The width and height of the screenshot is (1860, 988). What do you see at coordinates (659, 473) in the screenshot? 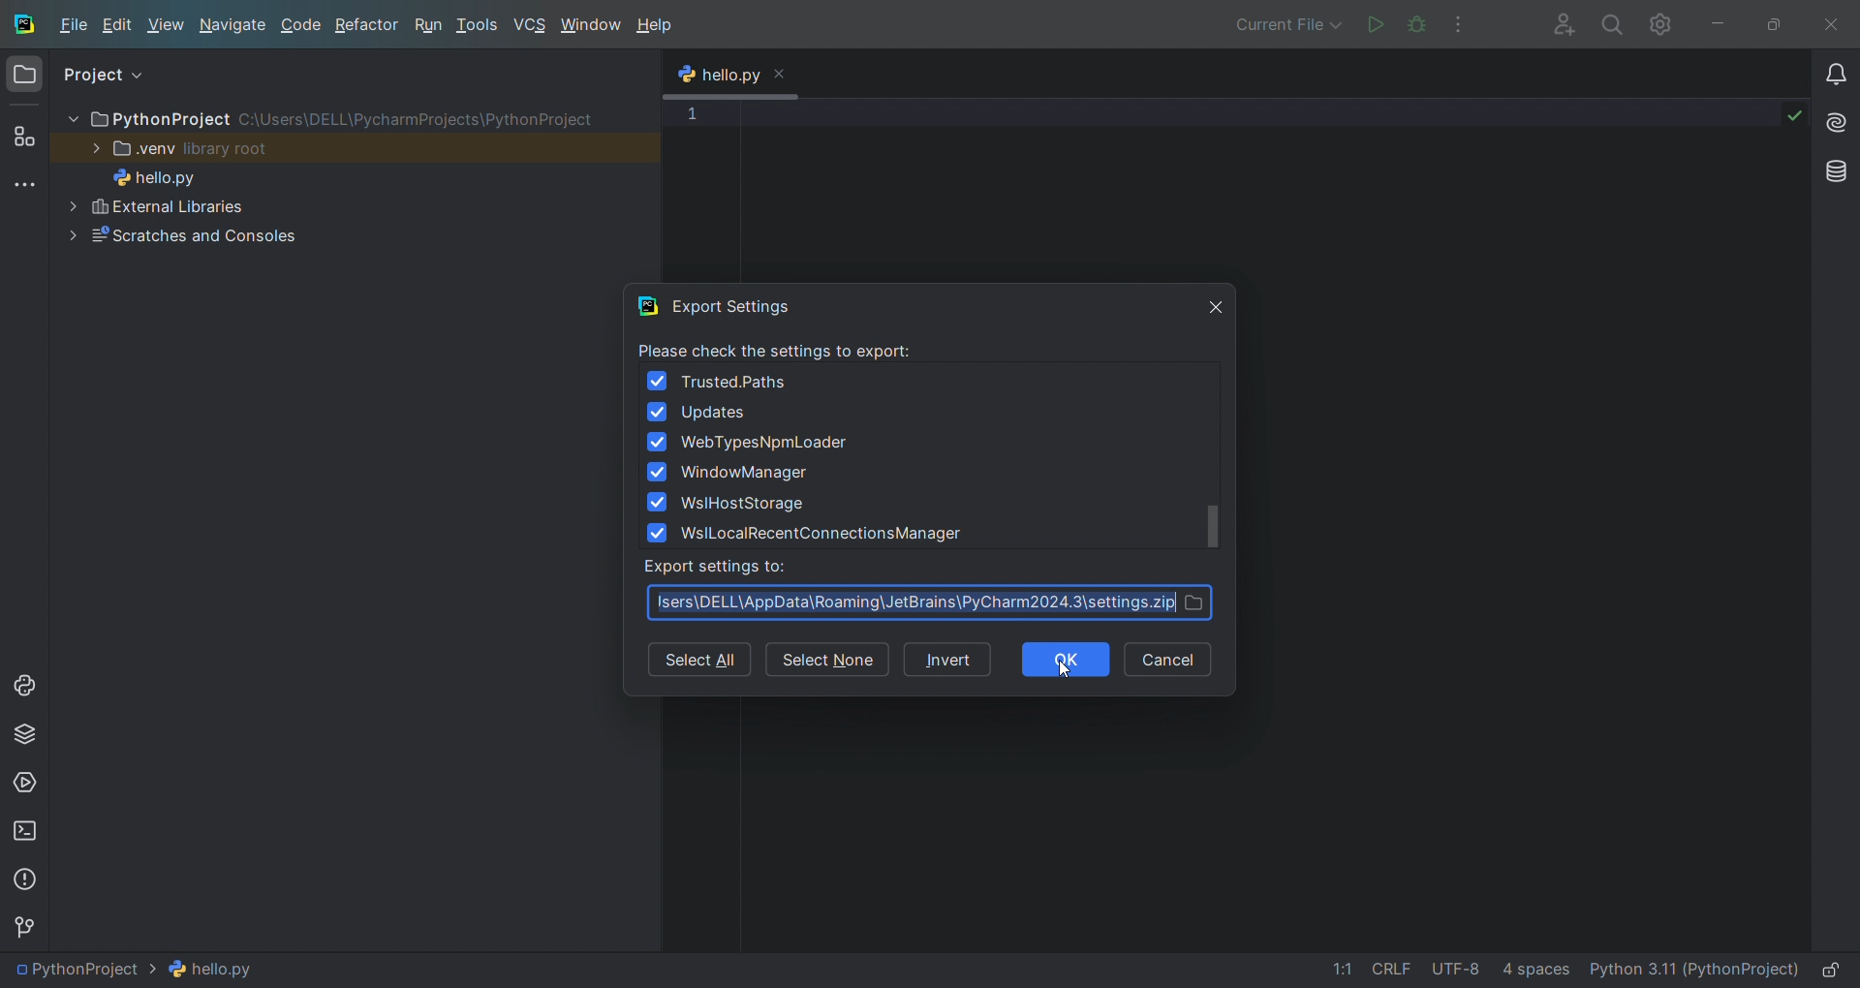
I see `Checked box` at bounding box center [659, 473].